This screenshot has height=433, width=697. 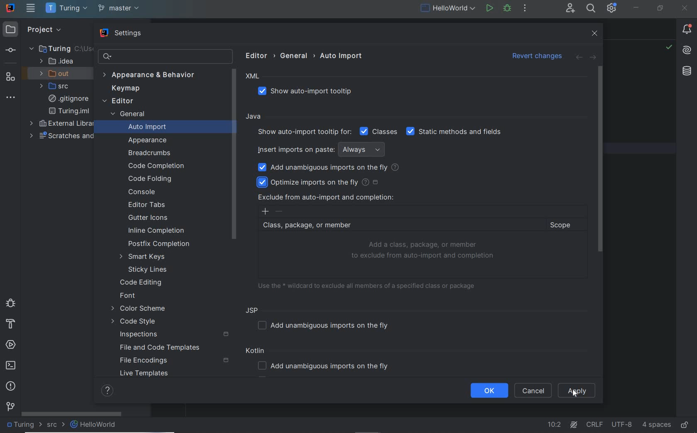 I want to click on STATIC MEATHODS AND FIELDS, so click(x=454, y=132).